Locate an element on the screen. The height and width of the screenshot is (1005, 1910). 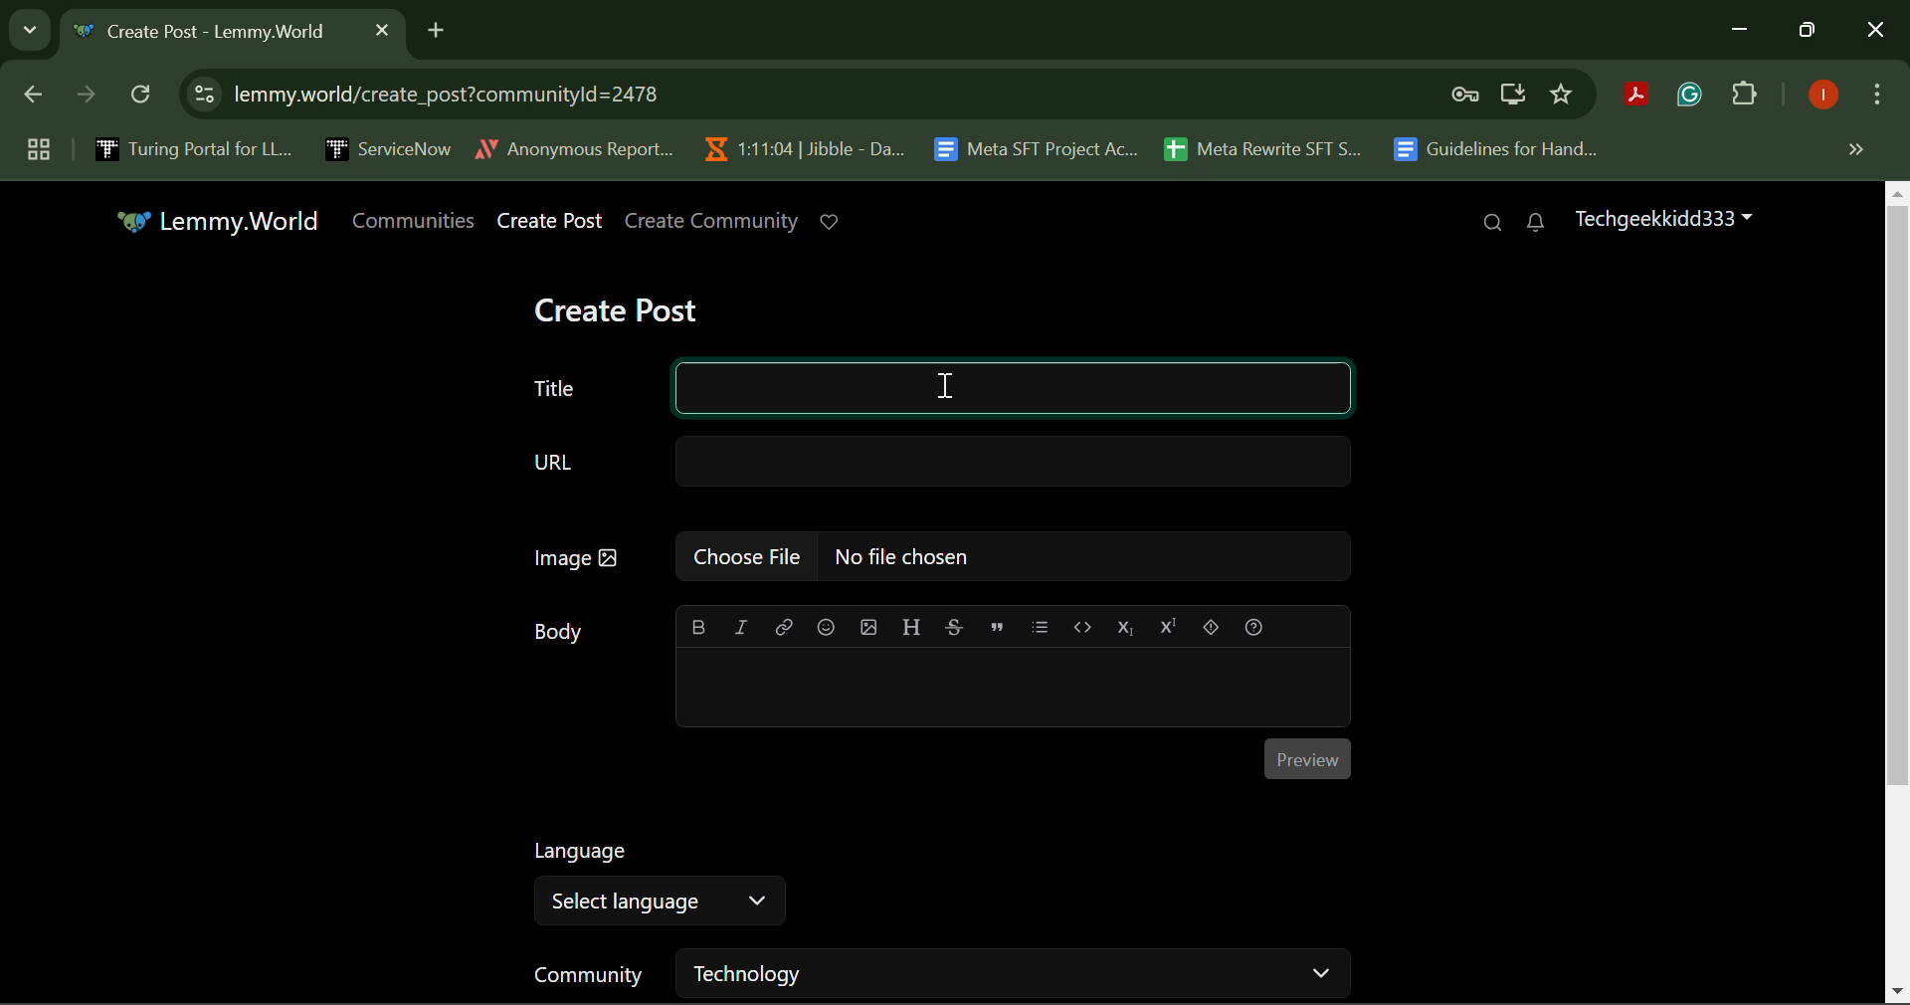
Minimize Down is located at coordinates (1743, 31).